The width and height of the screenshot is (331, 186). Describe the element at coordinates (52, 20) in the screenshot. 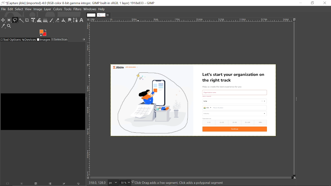

I see `Paintbrush tool` at that location.